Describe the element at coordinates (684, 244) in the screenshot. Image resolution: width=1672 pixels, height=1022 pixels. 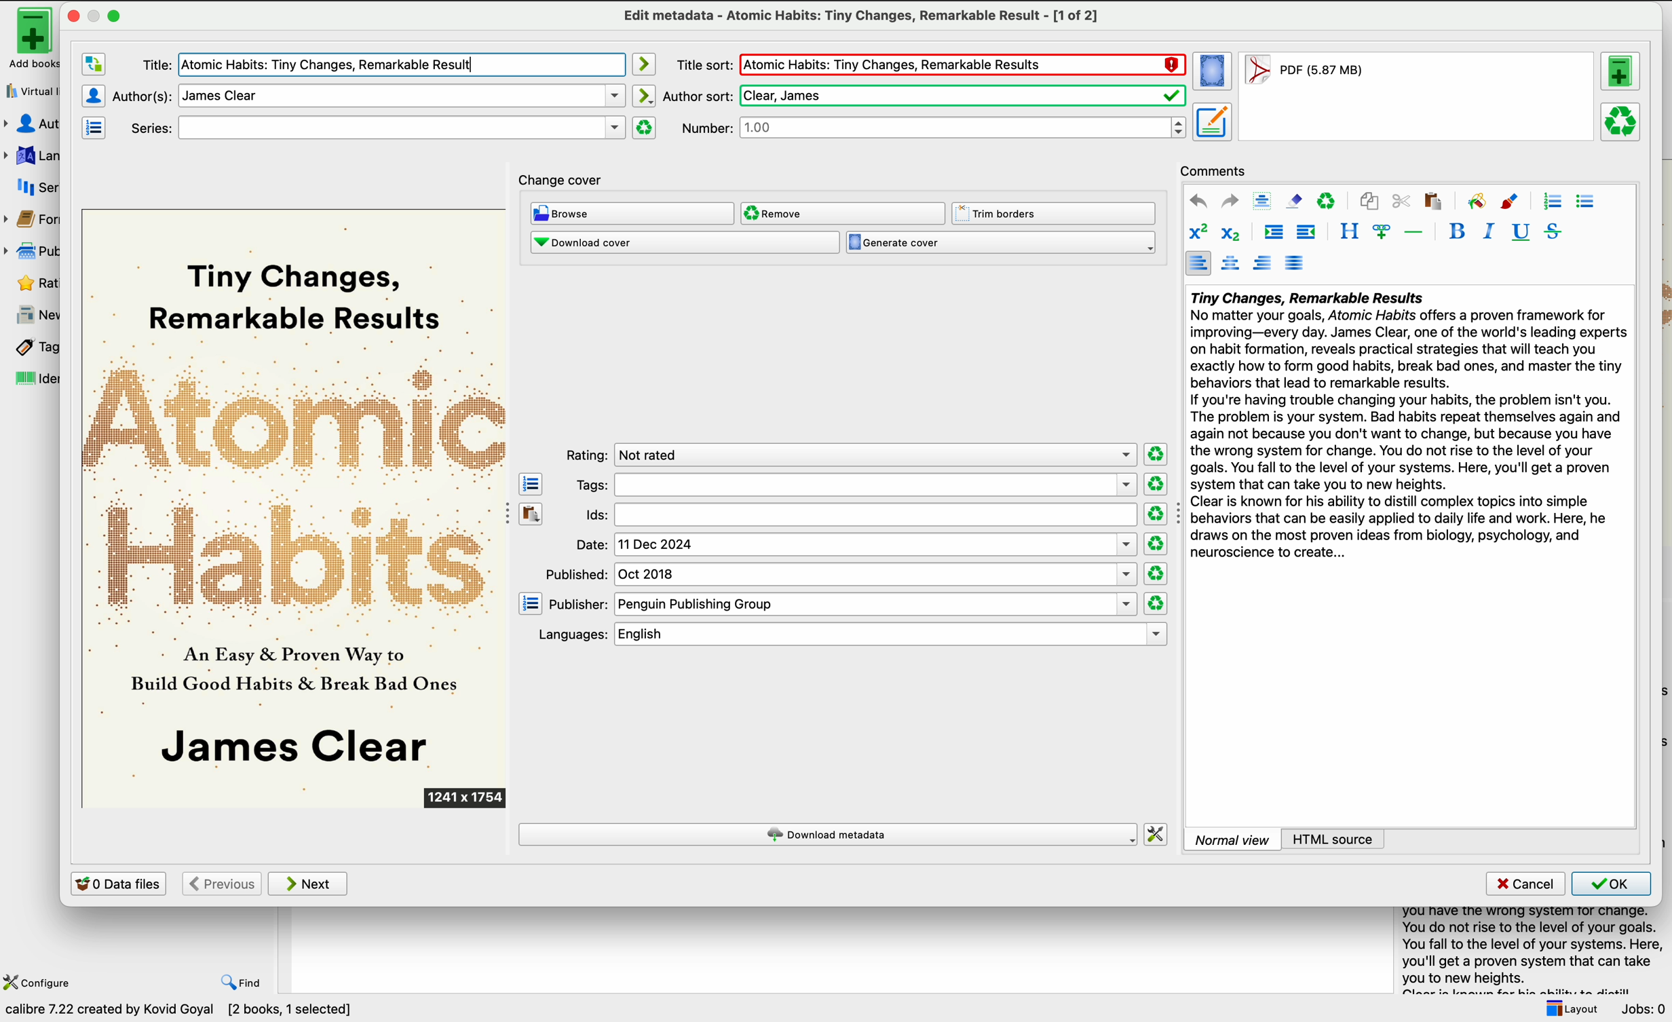
I see `download cover` at that location.